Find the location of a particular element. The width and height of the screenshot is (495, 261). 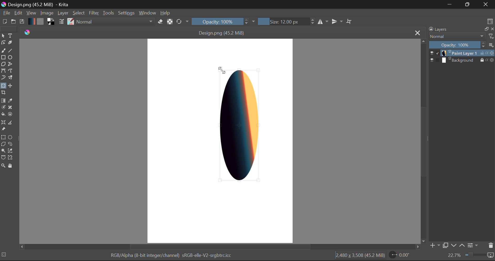

Settings is located at coordinates (474, 246).